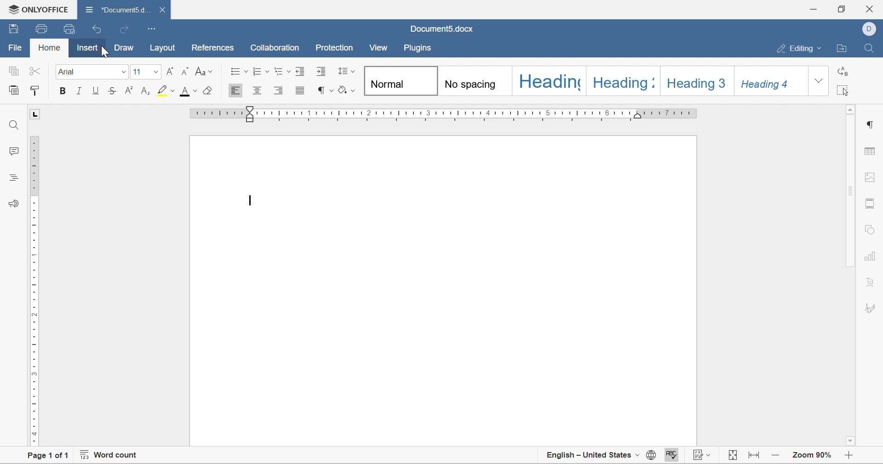  Describe the element at coordinates (300, 90) in the screenshot. I see `justified` at that location.